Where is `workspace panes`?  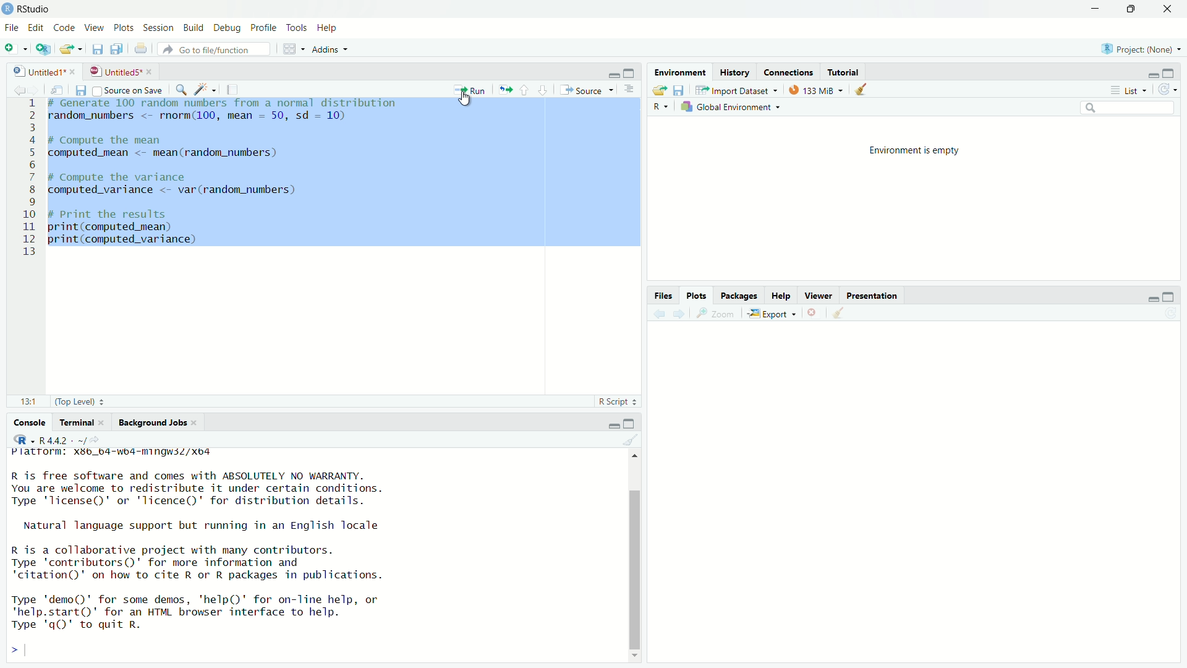
workspace panes is located at coordinates (292, 49).